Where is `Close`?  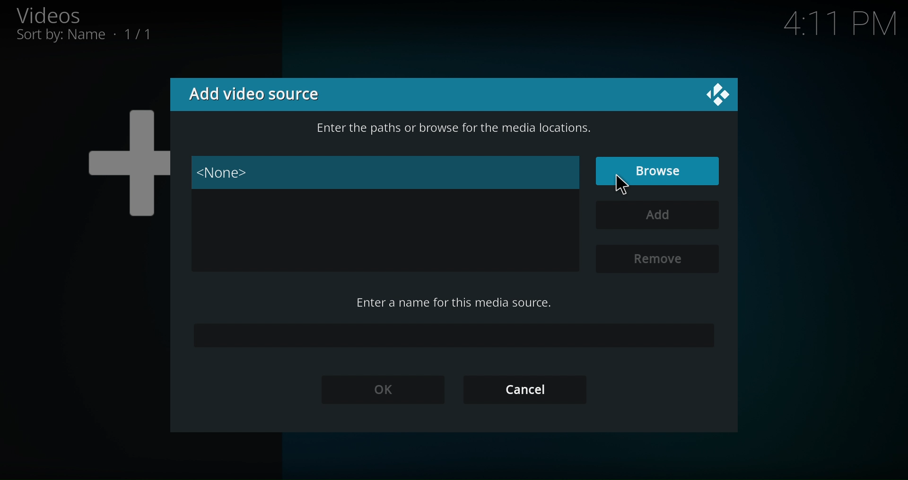 Close is located at coordinates (716, 94).